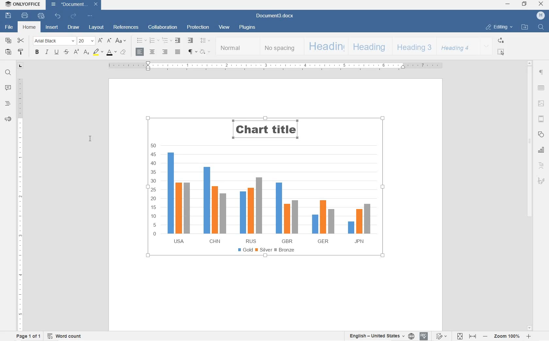 This screenshot has height=341, width=549. Describe the element at coordinates (53, 27) in the screenshot. I see `INSERT` at that location.